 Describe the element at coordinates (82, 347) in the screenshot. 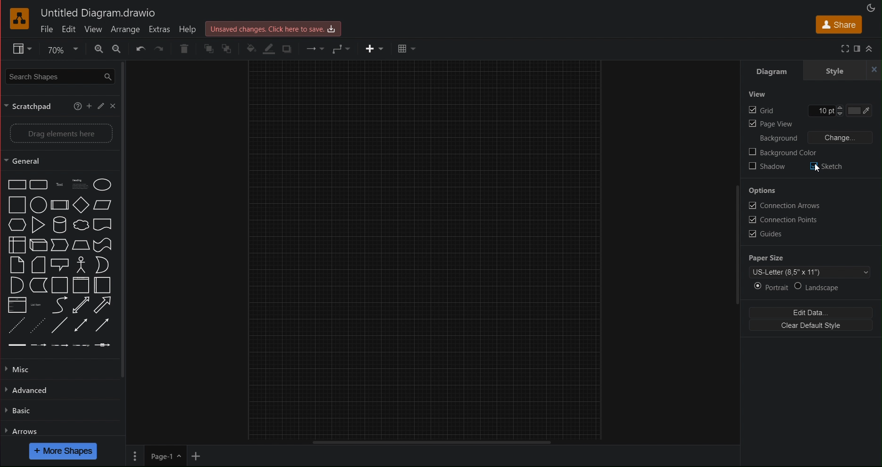

I see `connector with 3 label` at that location.